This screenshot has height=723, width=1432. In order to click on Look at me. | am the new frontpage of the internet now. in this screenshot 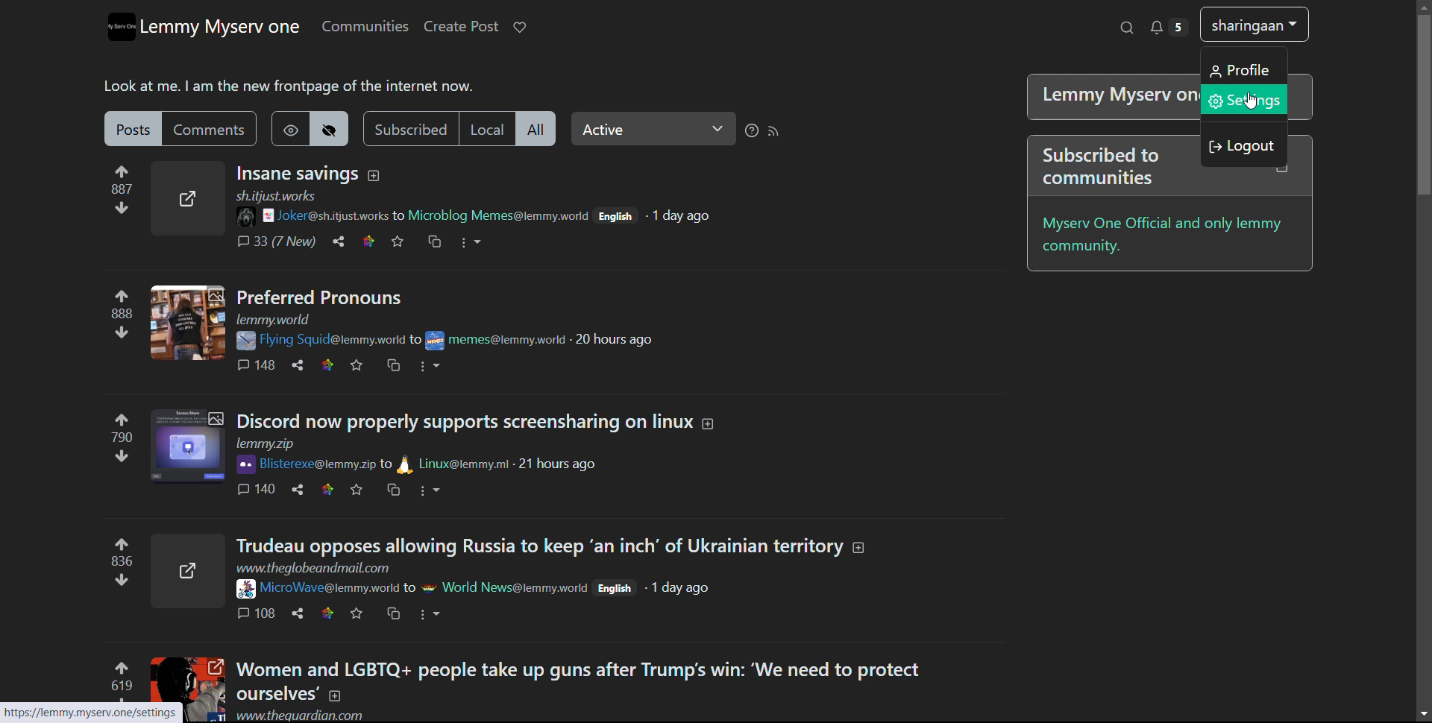, I will do `click(285, 86)`.